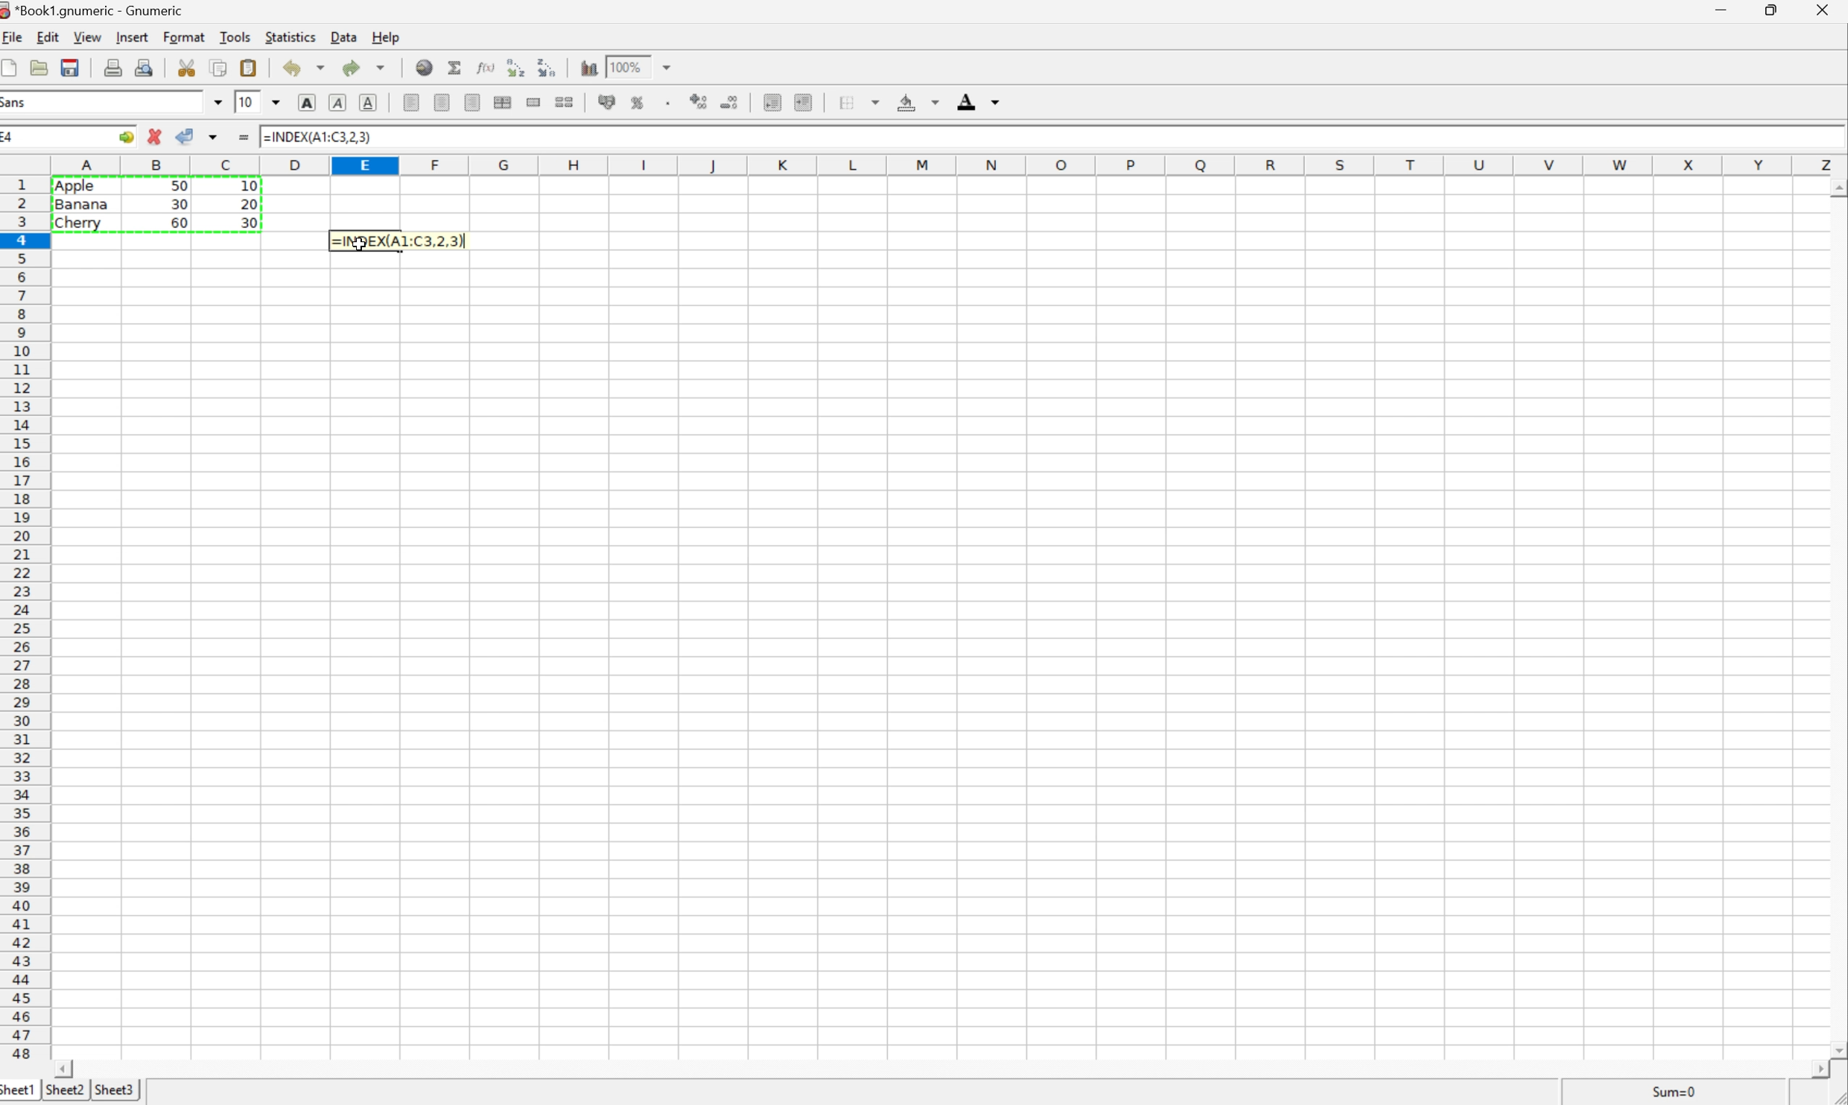 The height and width of the screenshot is (1105, 1848). Describe the element at coordinates (591, 66) in the screenshot. I see `insert chart` at that location.